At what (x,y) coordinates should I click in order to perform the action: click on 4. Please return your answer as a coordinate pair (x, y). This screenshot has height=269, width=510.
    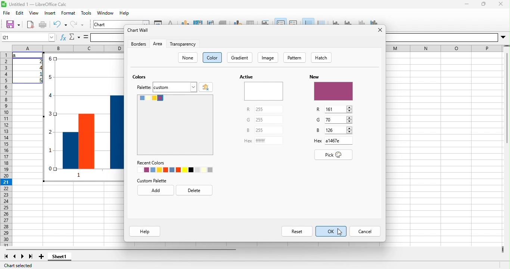
    Looking at the image, I should click on (40, 68).